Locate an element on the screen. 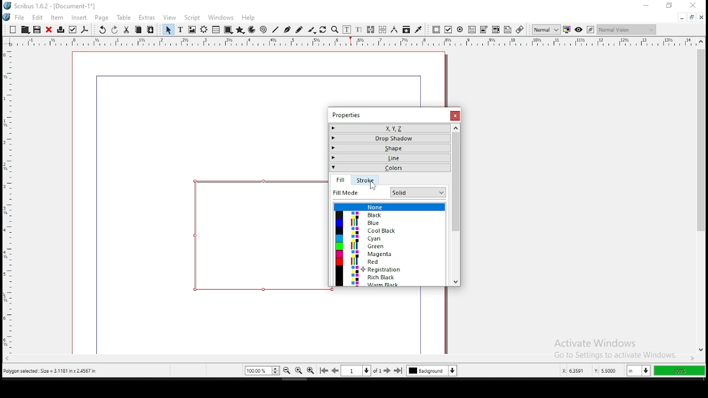 The height and width of the screenshot is (398, 708). windows is located at coordinates (221, 18).